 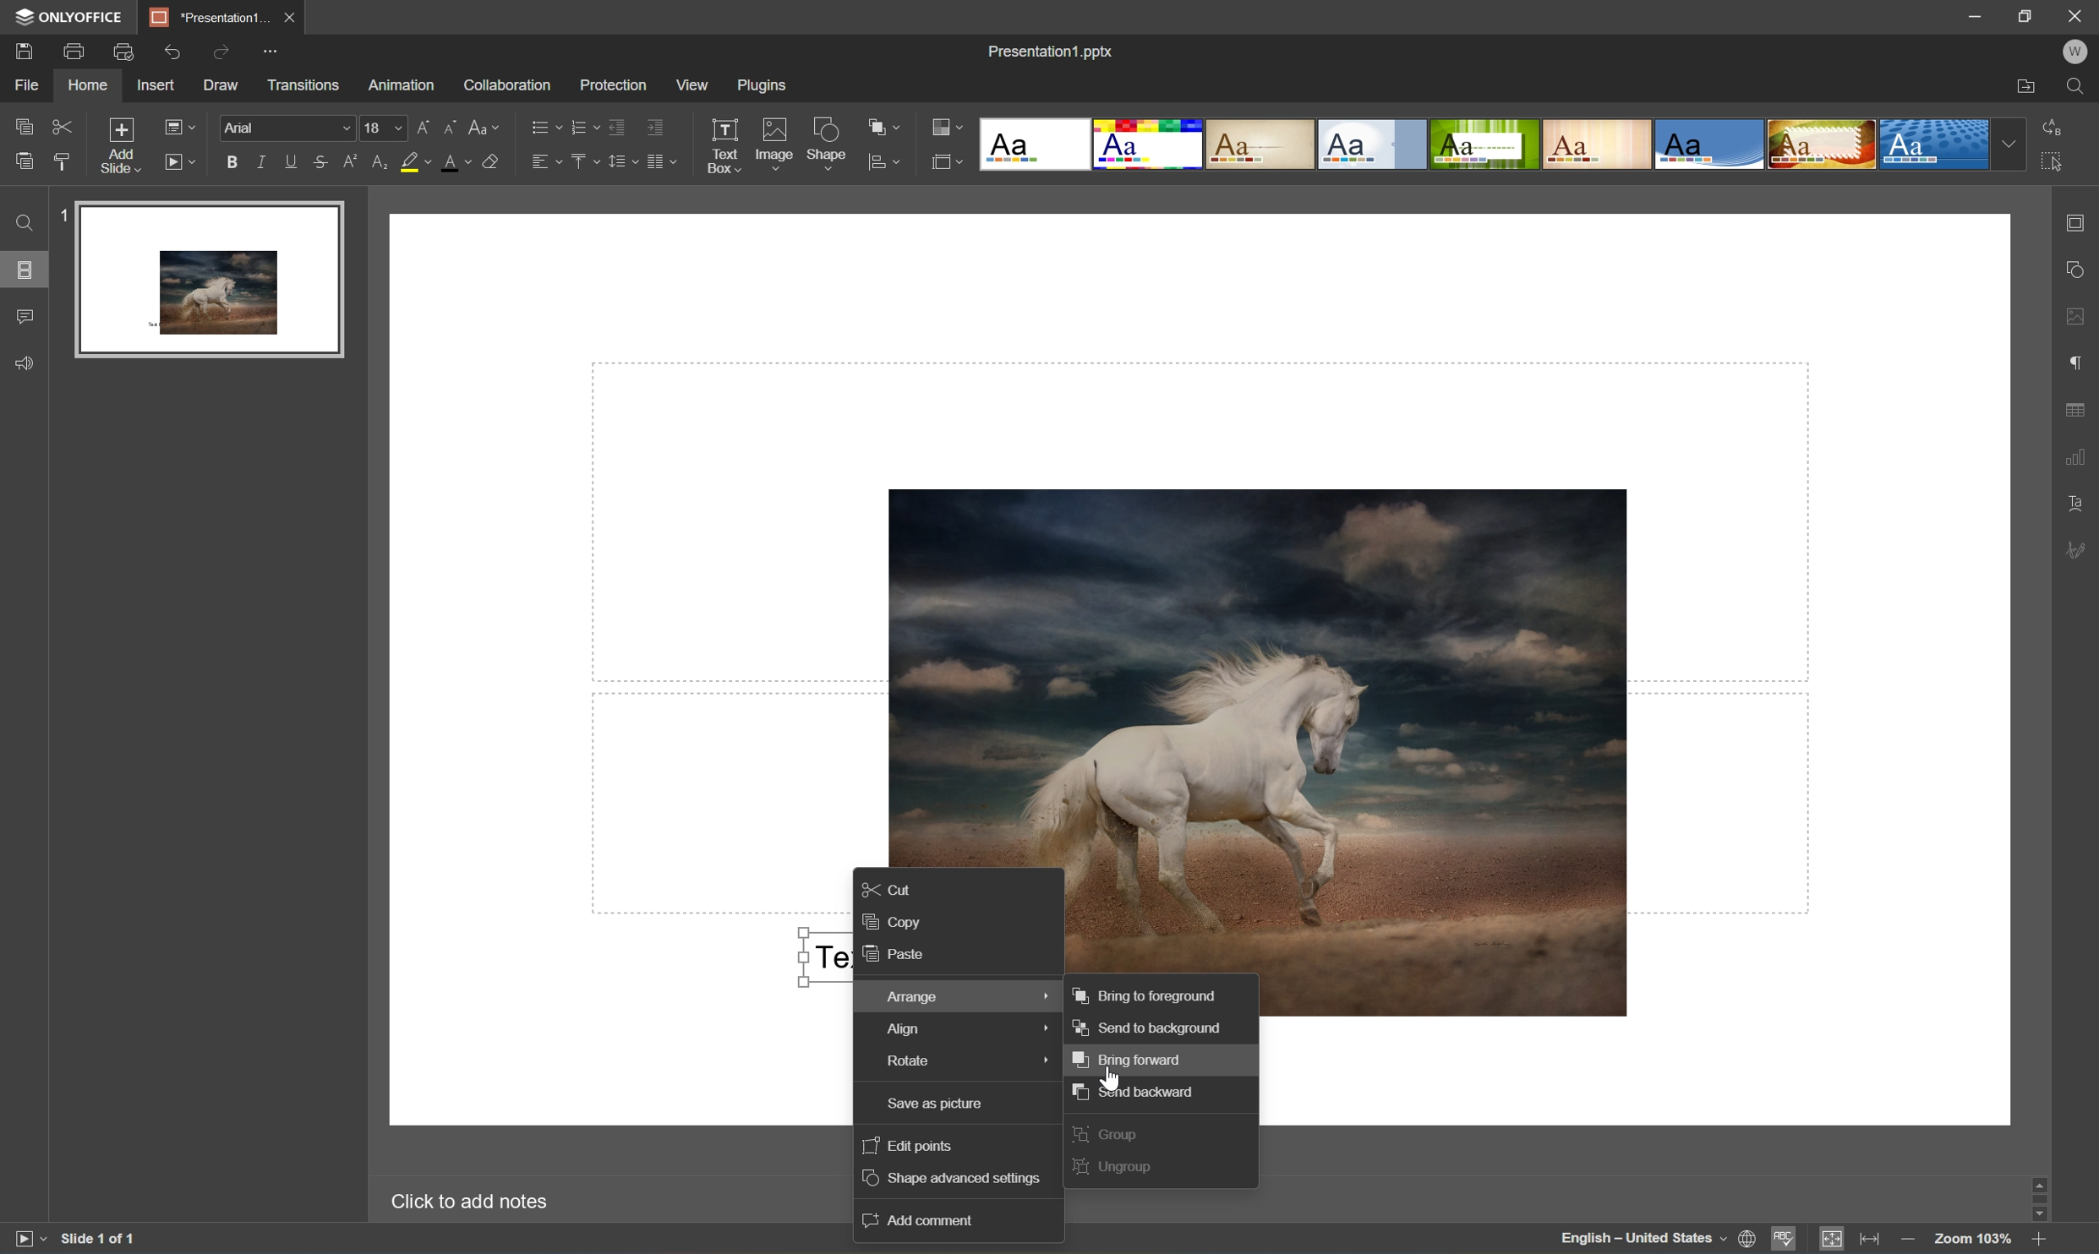 What do you see at coordinates (1642, 1240) in the screenshot?
I see `English - United States` at bounding box center [1642, 1240].